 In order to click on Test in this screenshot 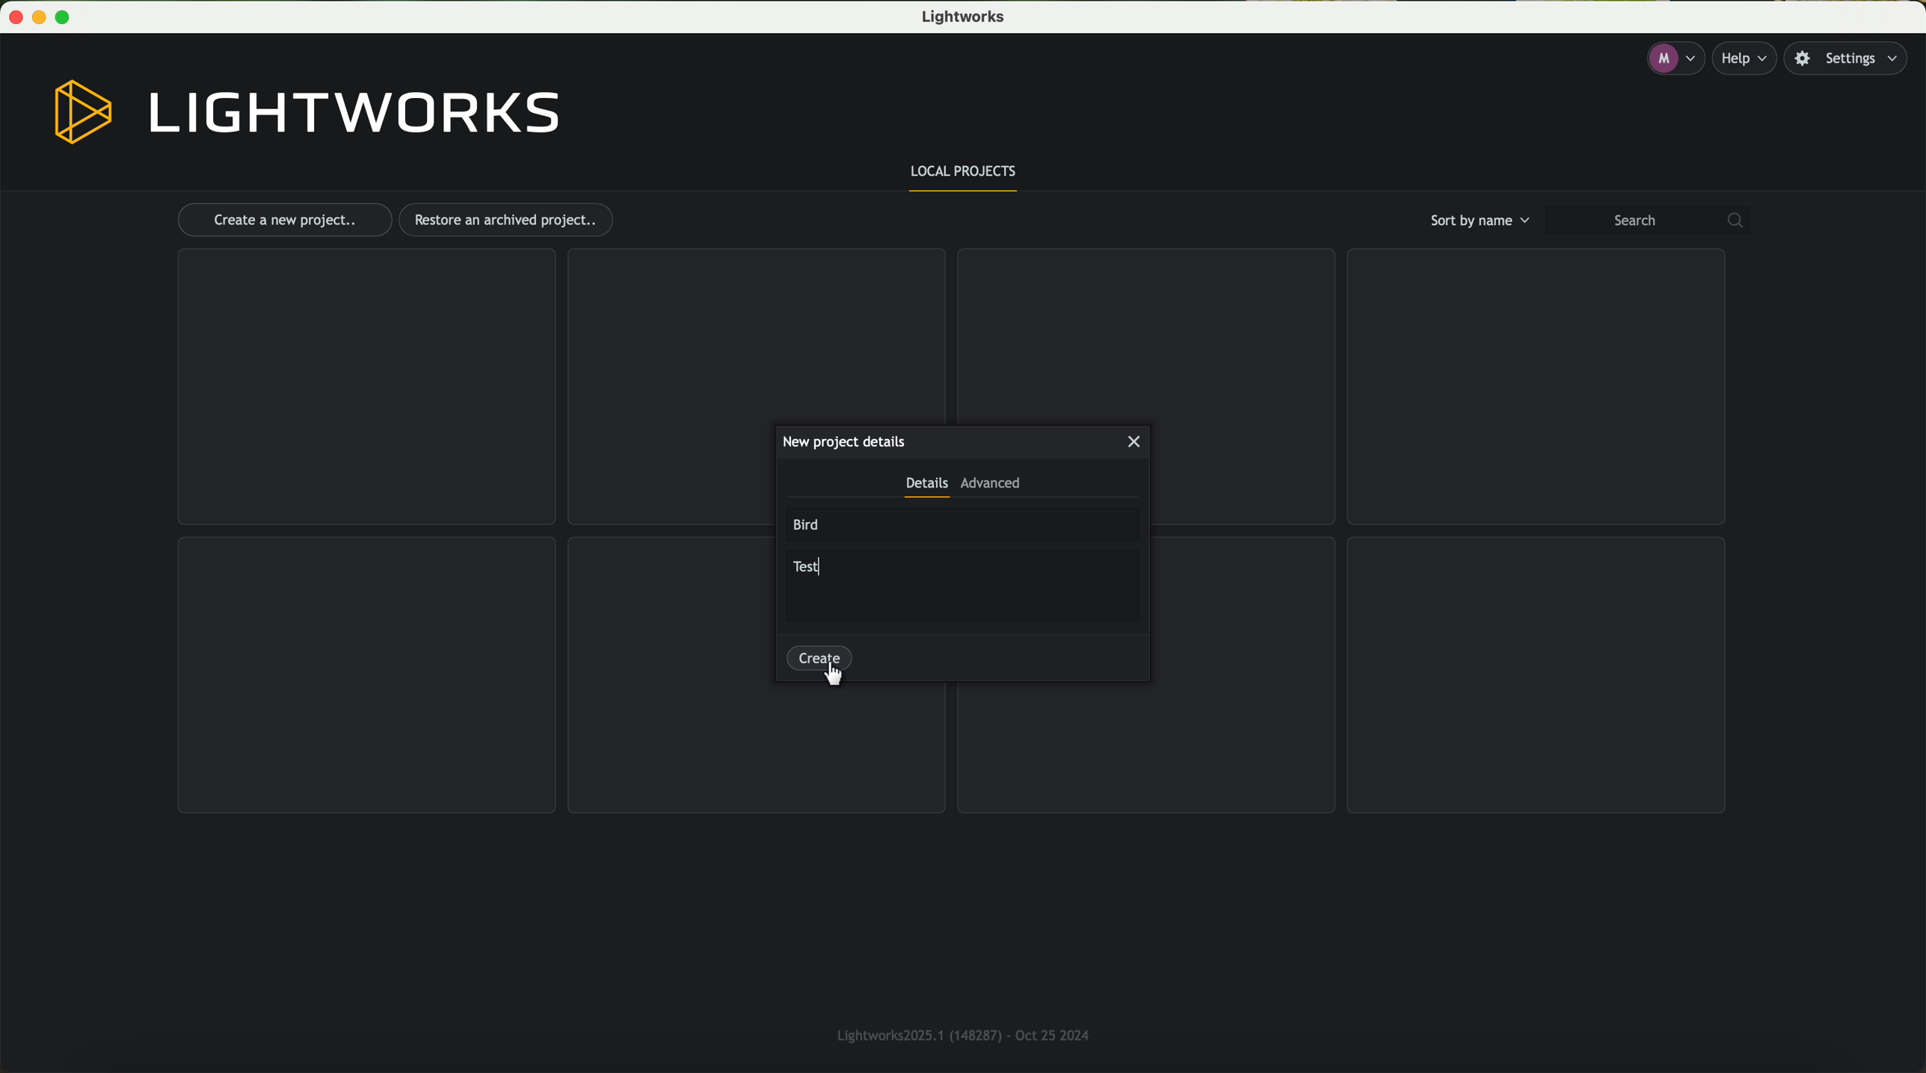, I will do `click(809, 564)`.